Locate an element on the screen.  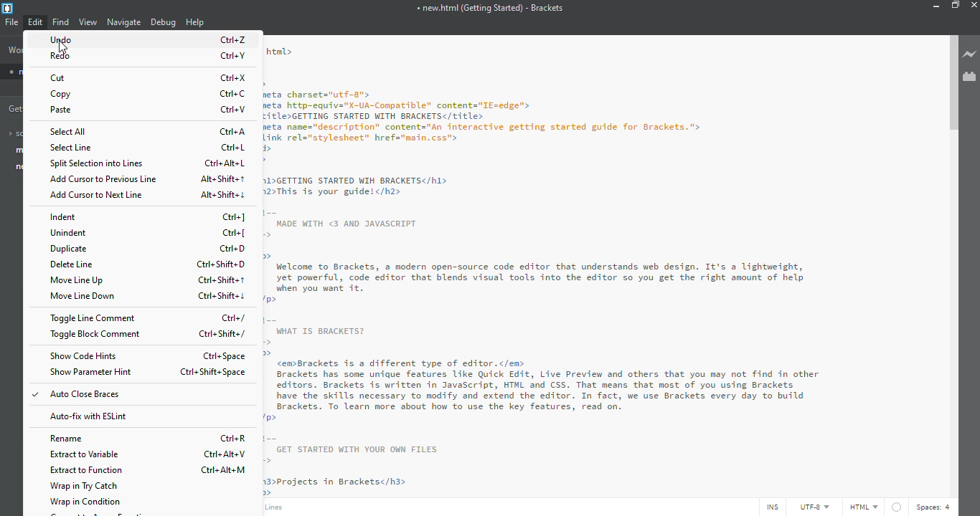
extract to function is located at coordinates (90, 470).